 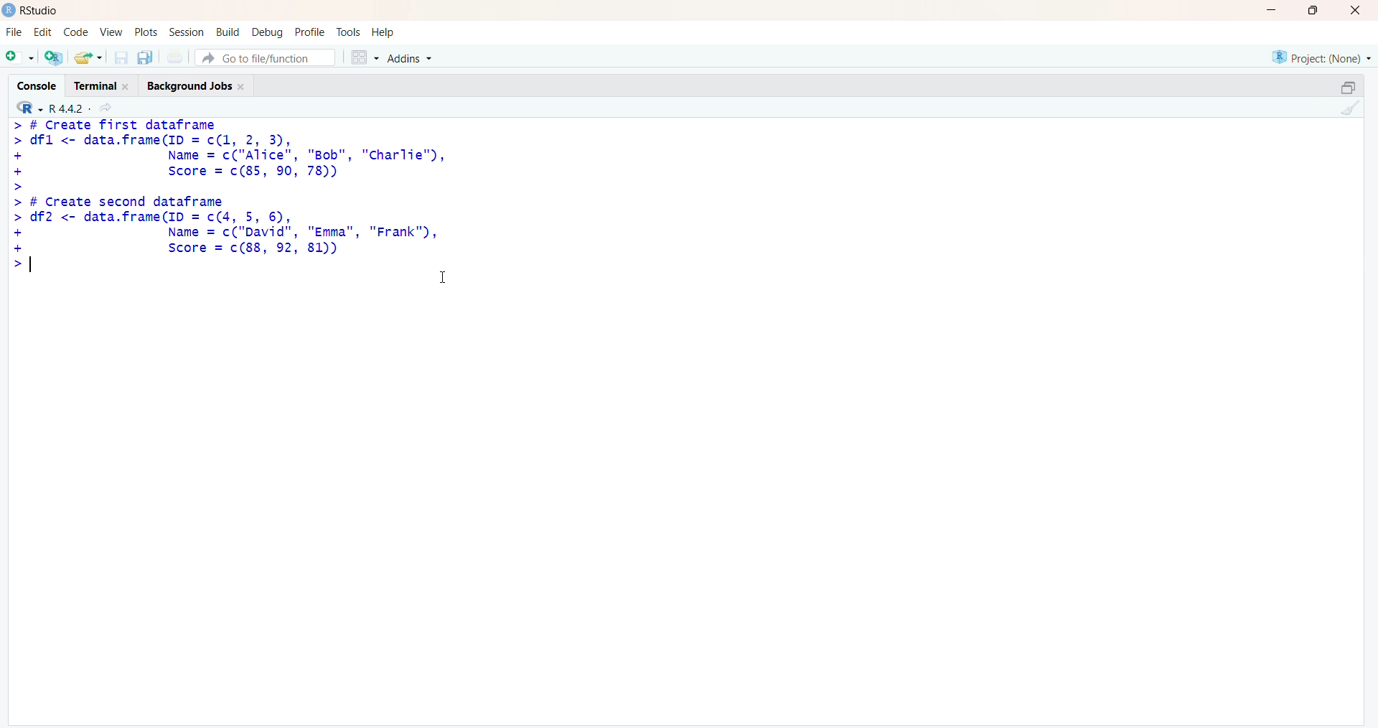 What do you see at coordinates (108, 32) in the screenshot?
I see `View` at bounding box center [108, 32].